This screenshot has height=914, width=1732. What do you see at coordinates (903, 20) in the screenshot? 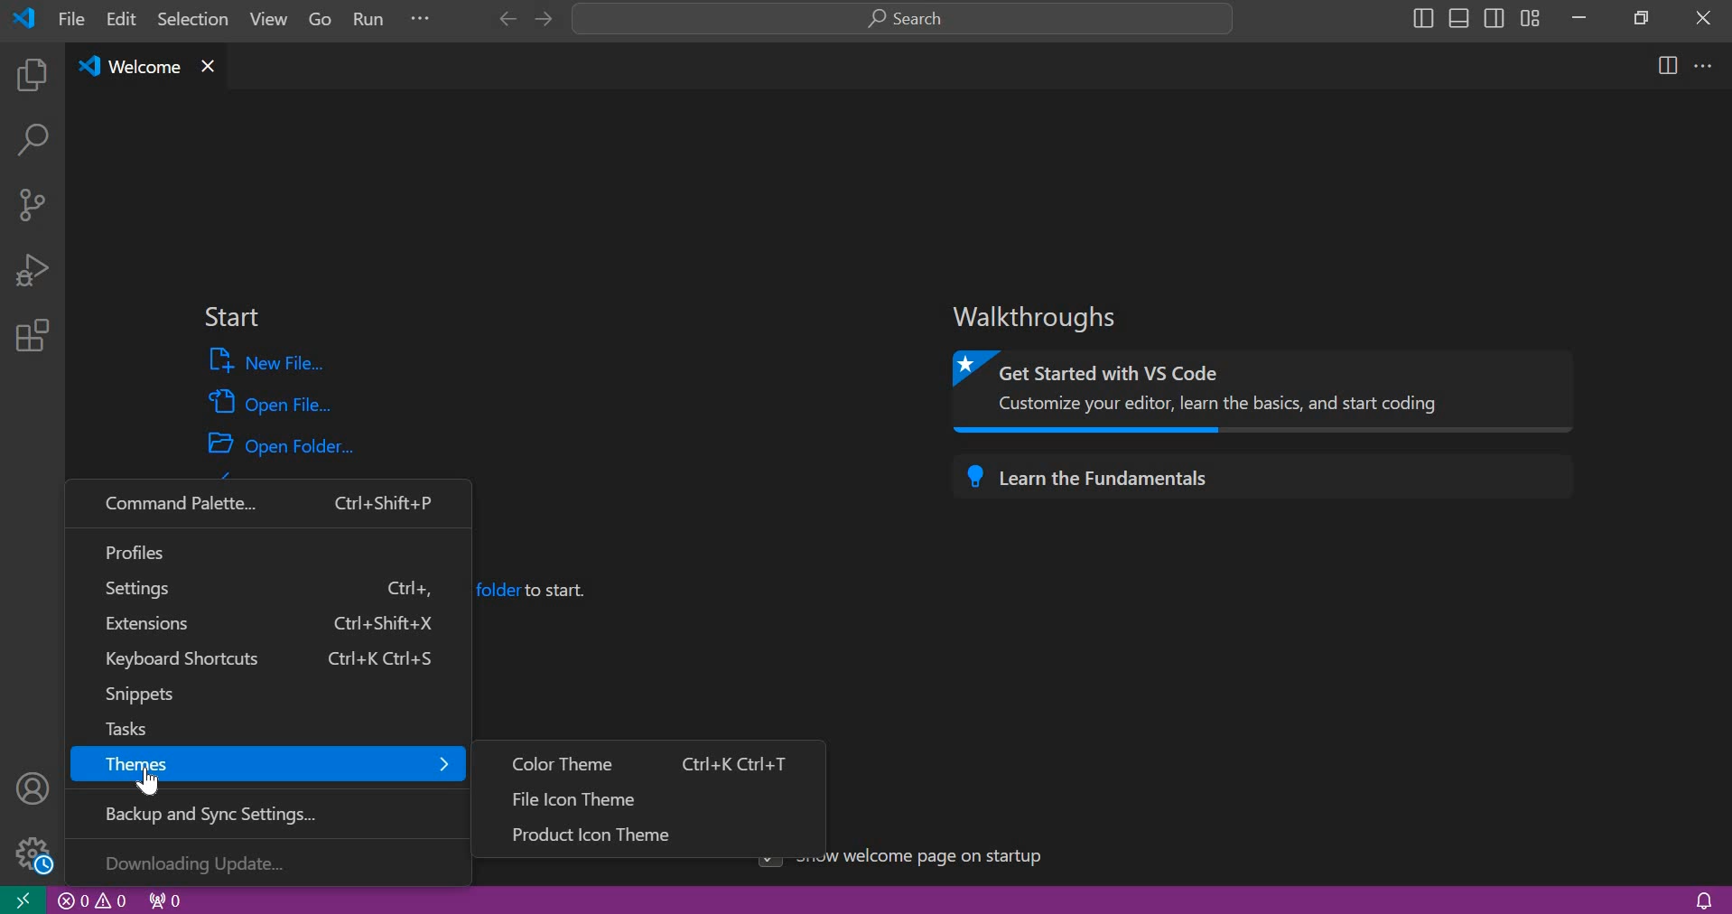
I see `search` at bounding box center [903, 20].